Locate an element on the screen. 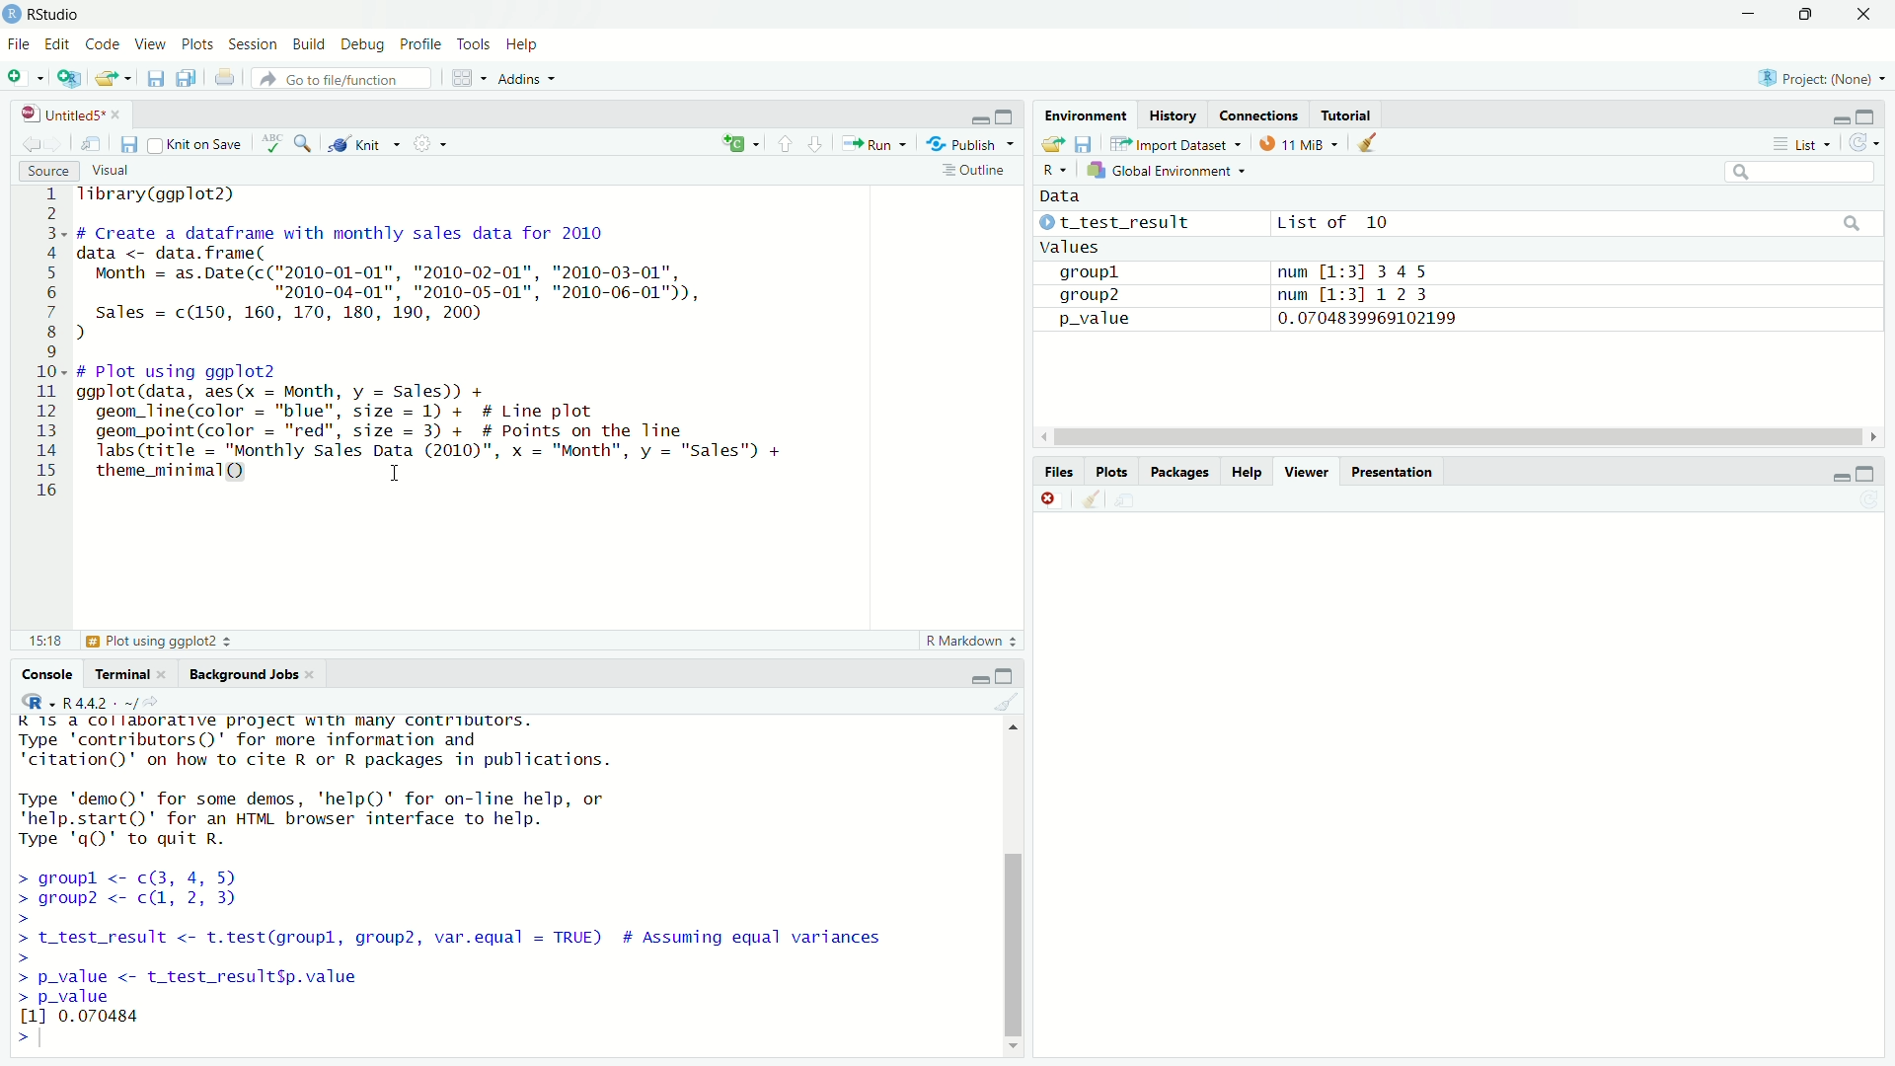 The height and width of the screenshot is (1066, 1895). scroll bar is located at coordinates (1009, 883).